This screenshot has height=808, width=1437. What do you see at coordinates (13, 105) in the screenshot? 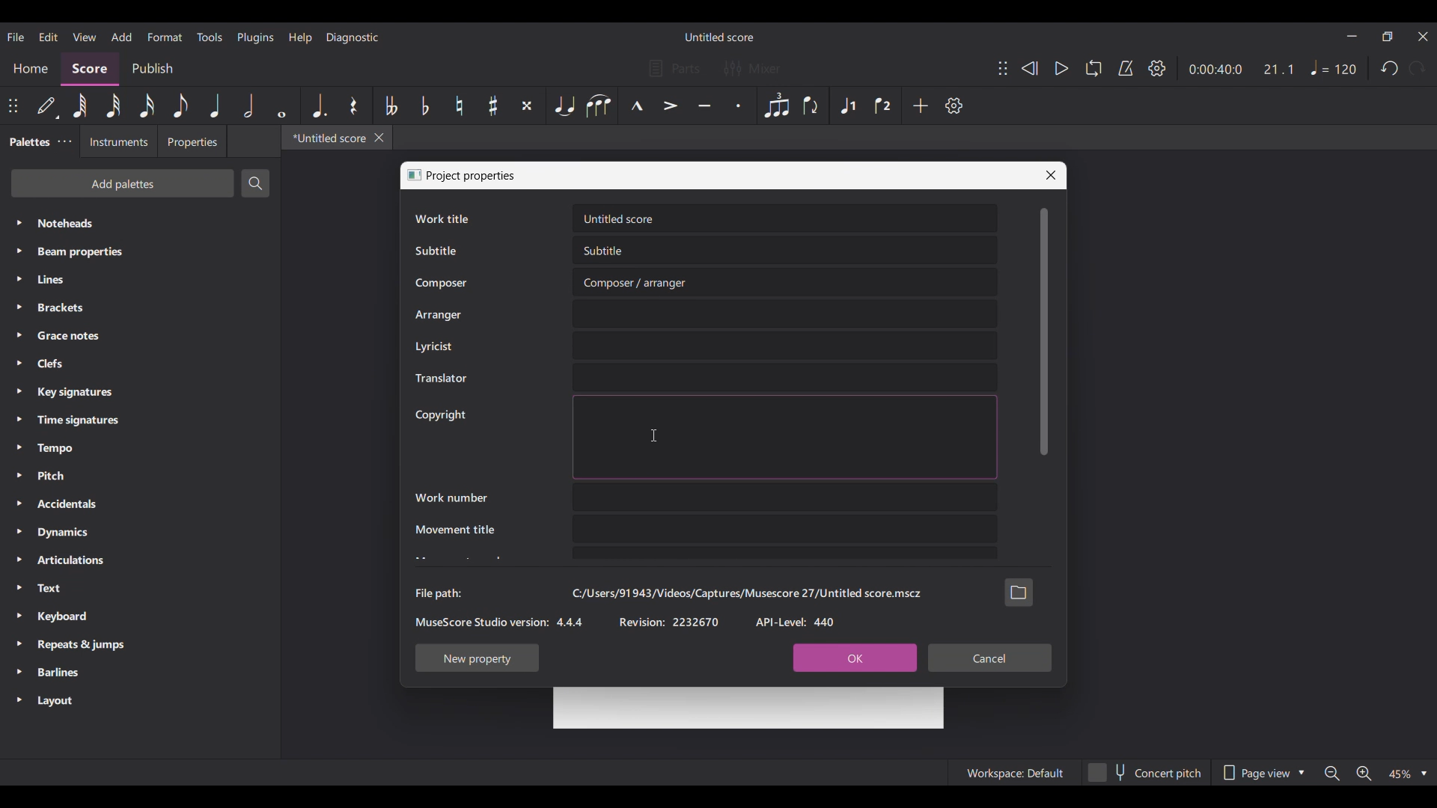
I see `Change position` at bounding box center [13, 105].